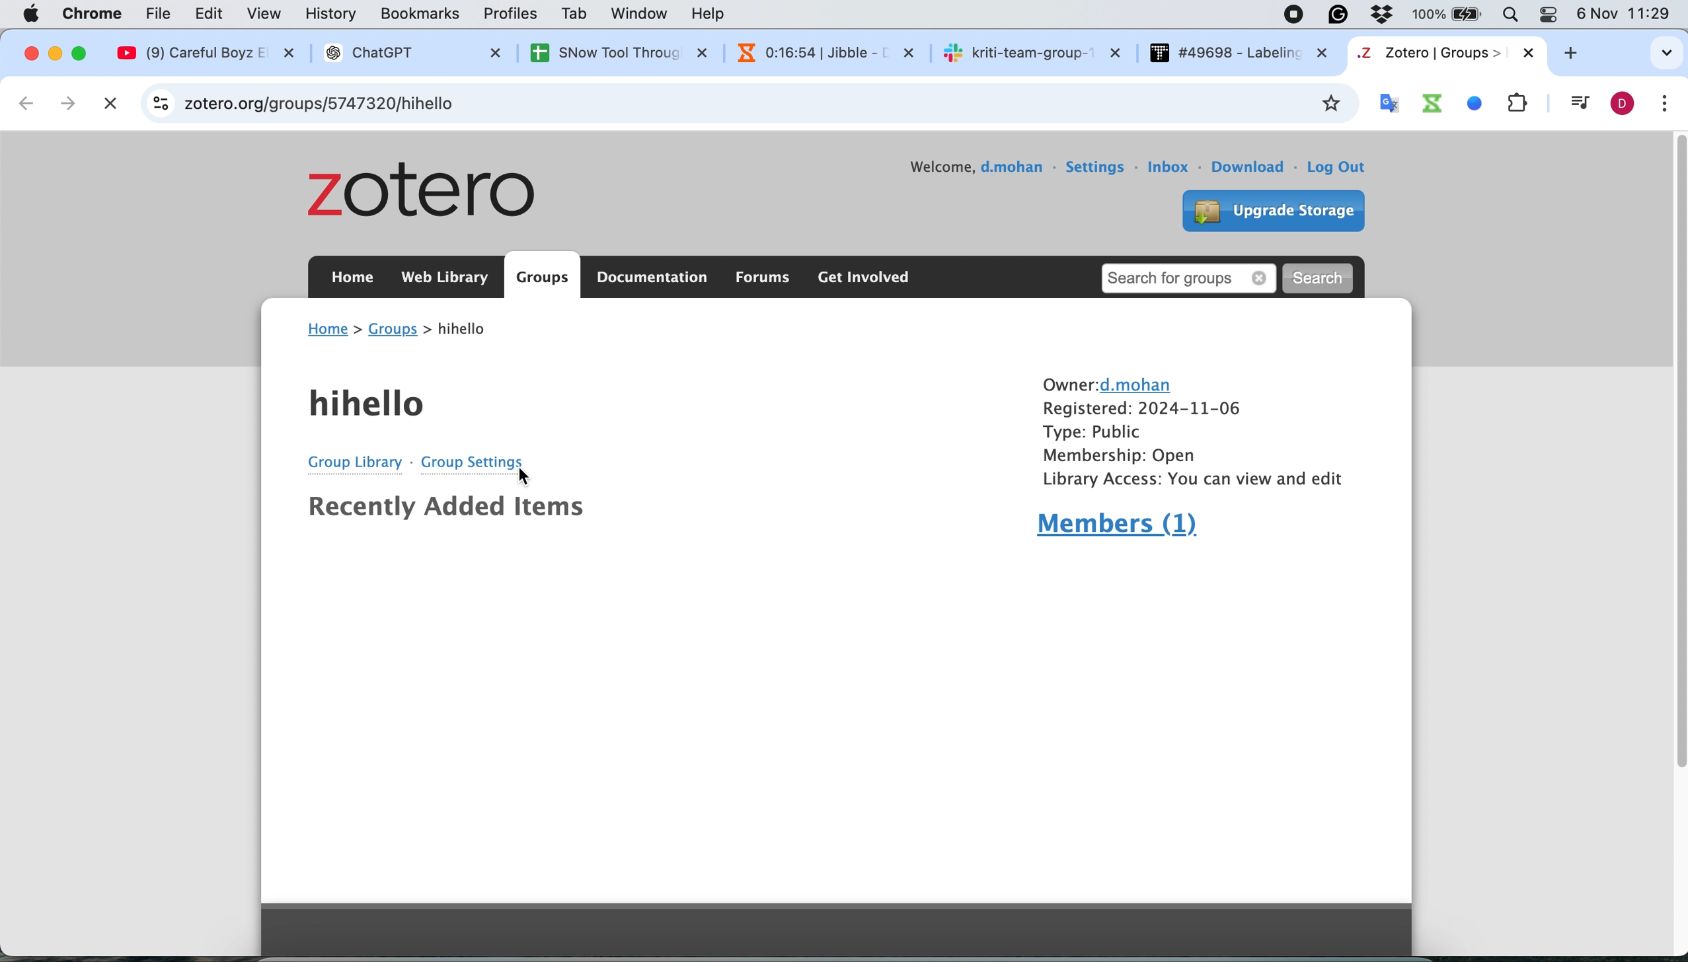  Describe the element at coordinates (421, 17) in the screenshot. I see `bookmarks` at that location.